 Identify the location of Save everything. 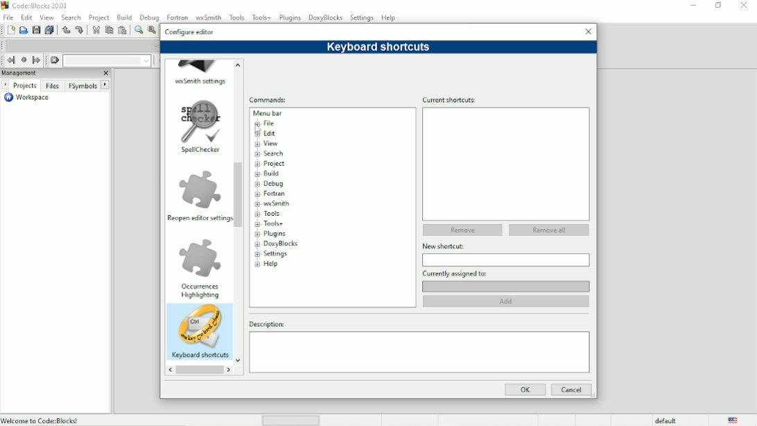
(49, 30).